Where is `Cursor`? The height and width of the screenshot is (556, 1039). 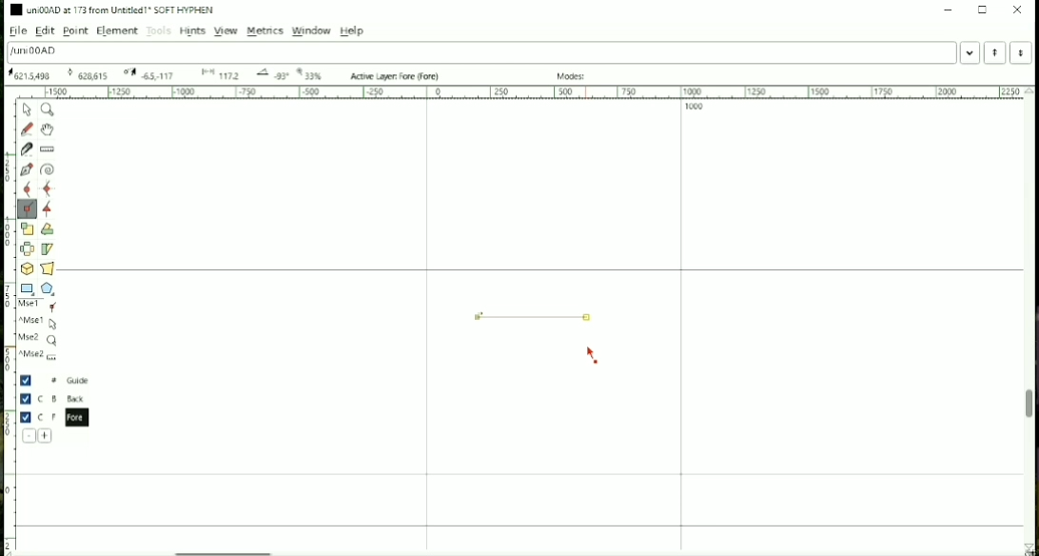 Cursor is located at coordinates (598, 357).